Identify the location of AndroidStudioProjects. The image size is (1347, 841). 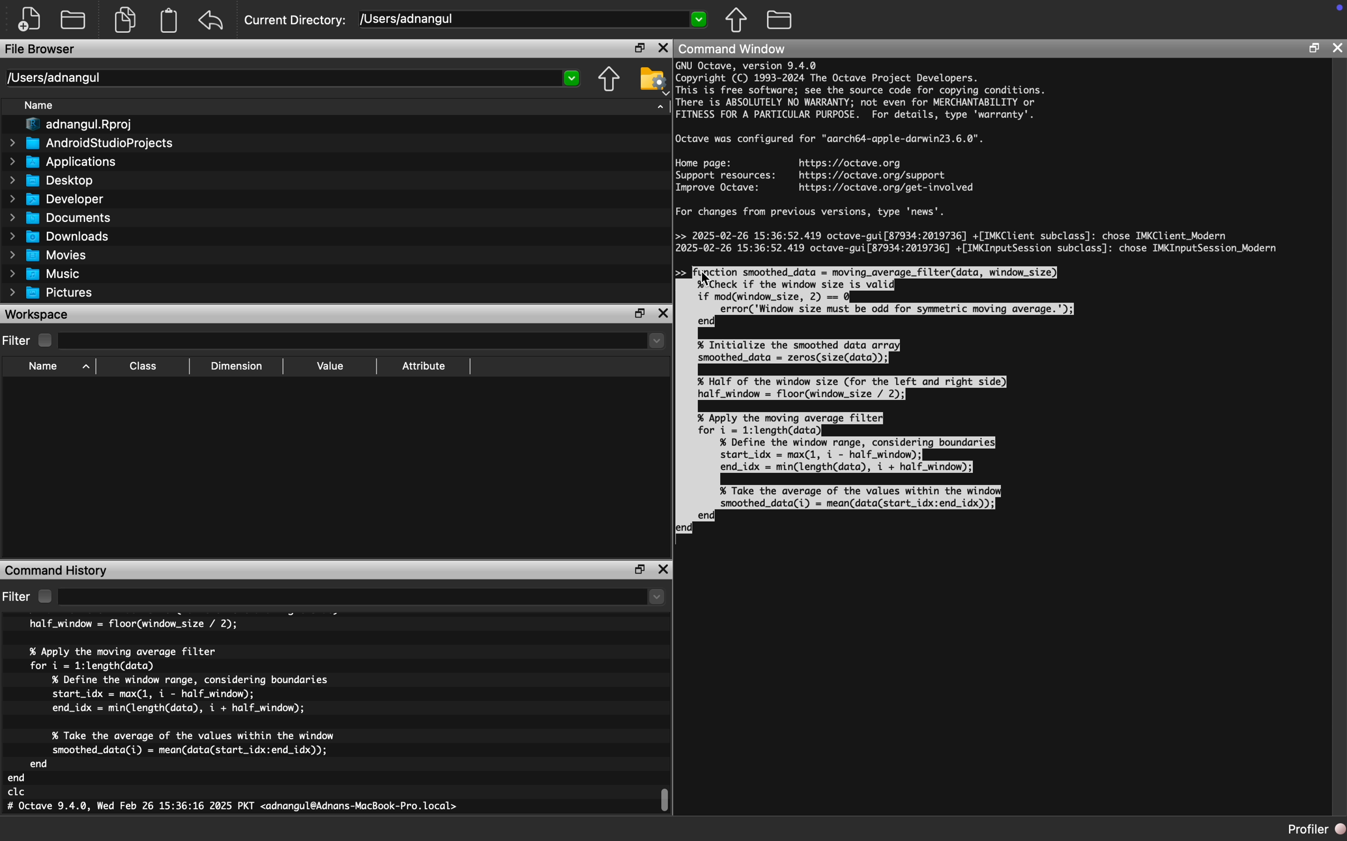
(91, 144).